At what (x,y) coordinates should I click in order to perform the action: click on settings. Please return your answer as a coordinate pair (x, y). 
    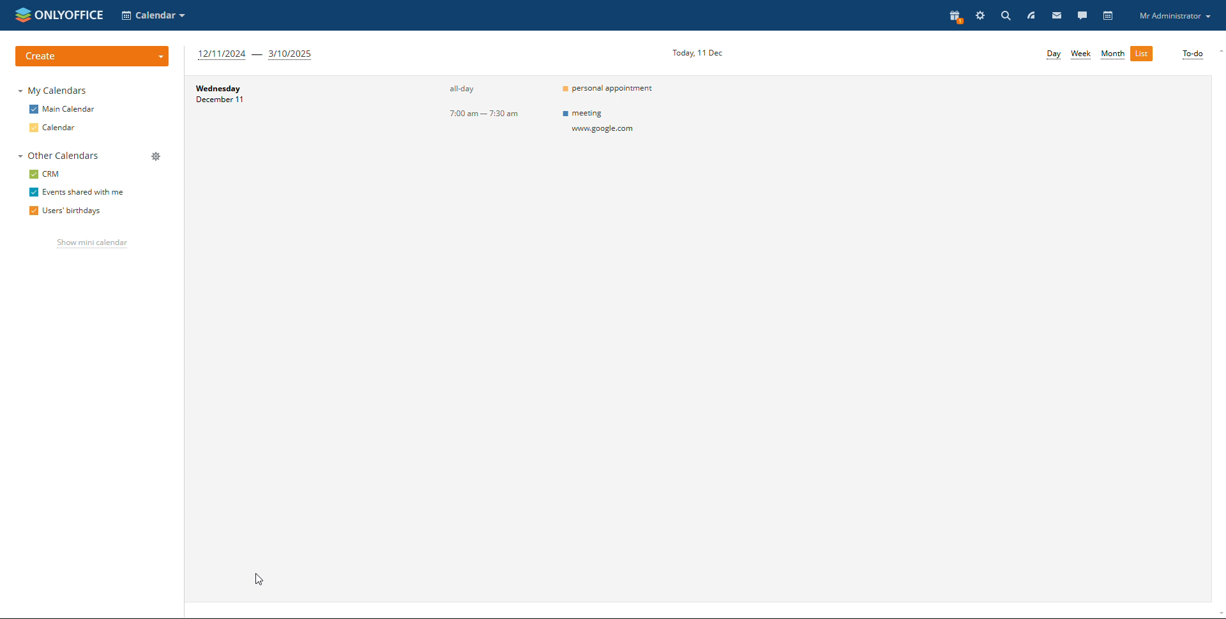
    Looking at the image, I should click on (981, 15).